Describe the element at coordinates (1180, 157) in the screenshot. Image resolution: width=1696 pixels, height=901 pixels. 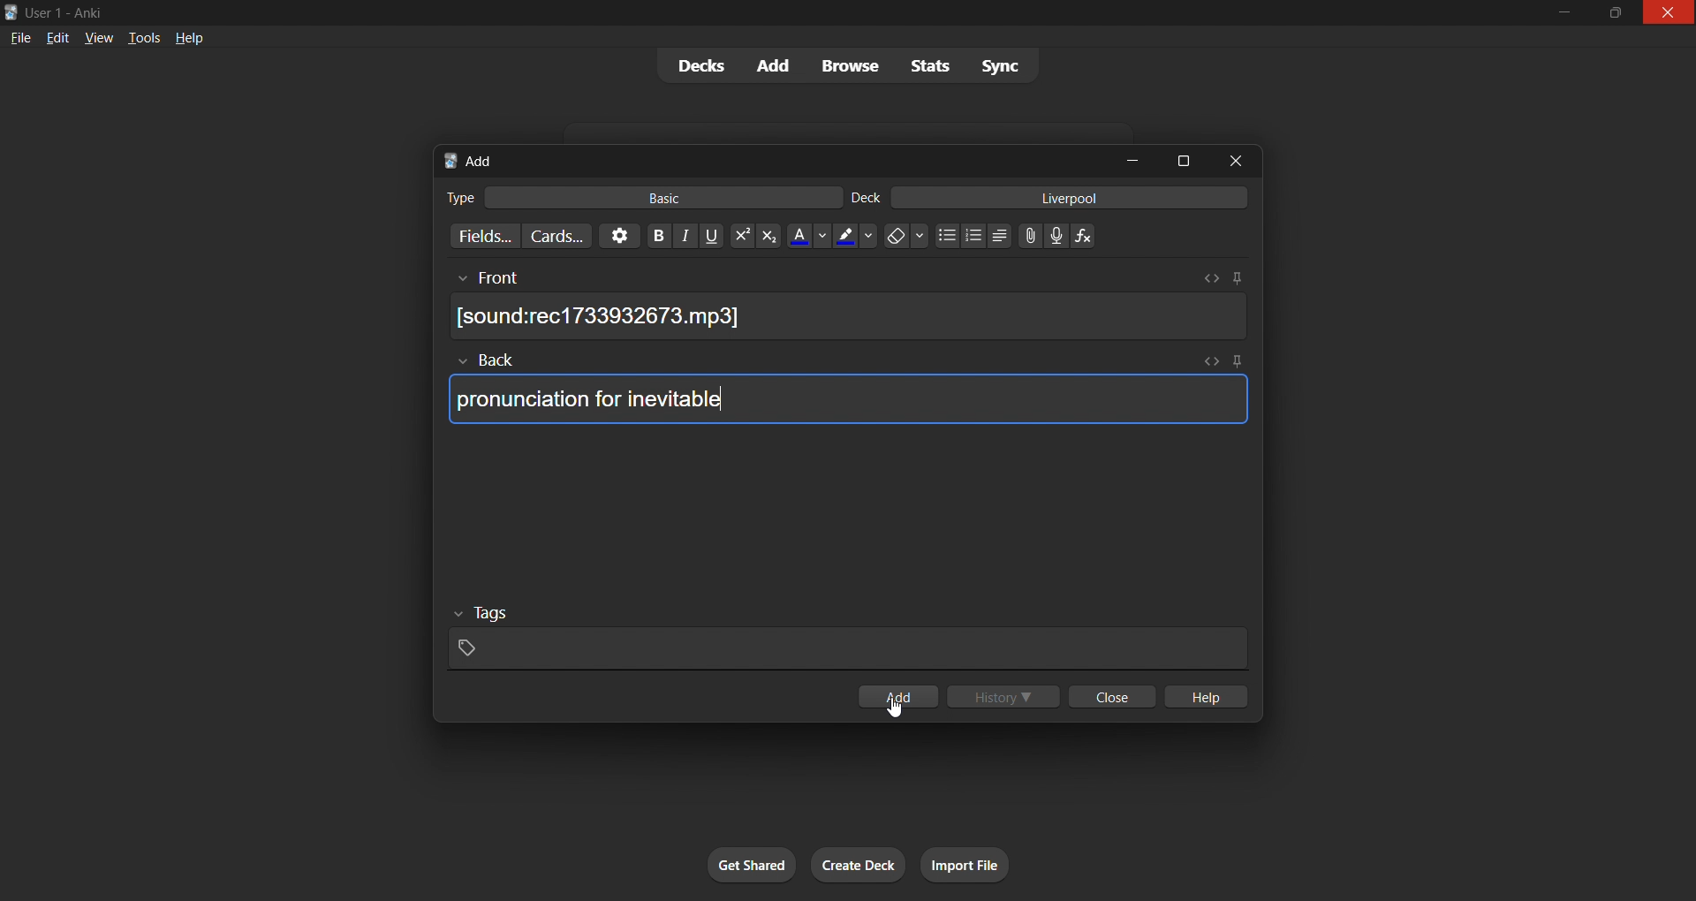
I see `maximize` at that location.